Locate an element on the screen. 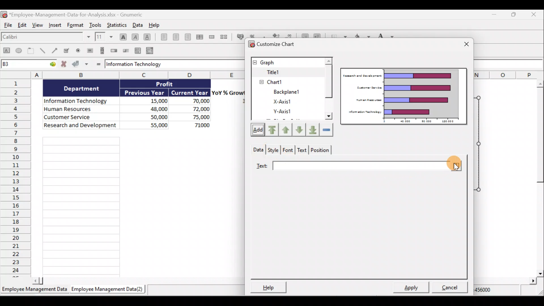  Create a spin button is located at coordinates (114, 51).